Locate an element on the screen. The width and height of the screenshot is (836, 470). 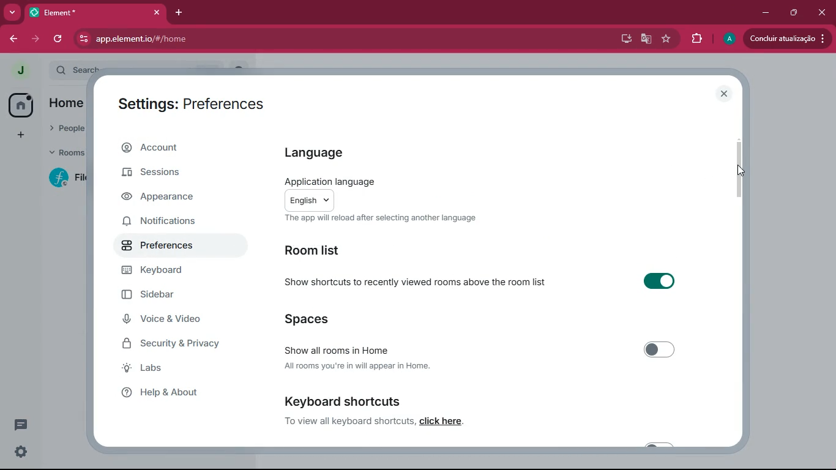
element is located at coordinates (95, 12).